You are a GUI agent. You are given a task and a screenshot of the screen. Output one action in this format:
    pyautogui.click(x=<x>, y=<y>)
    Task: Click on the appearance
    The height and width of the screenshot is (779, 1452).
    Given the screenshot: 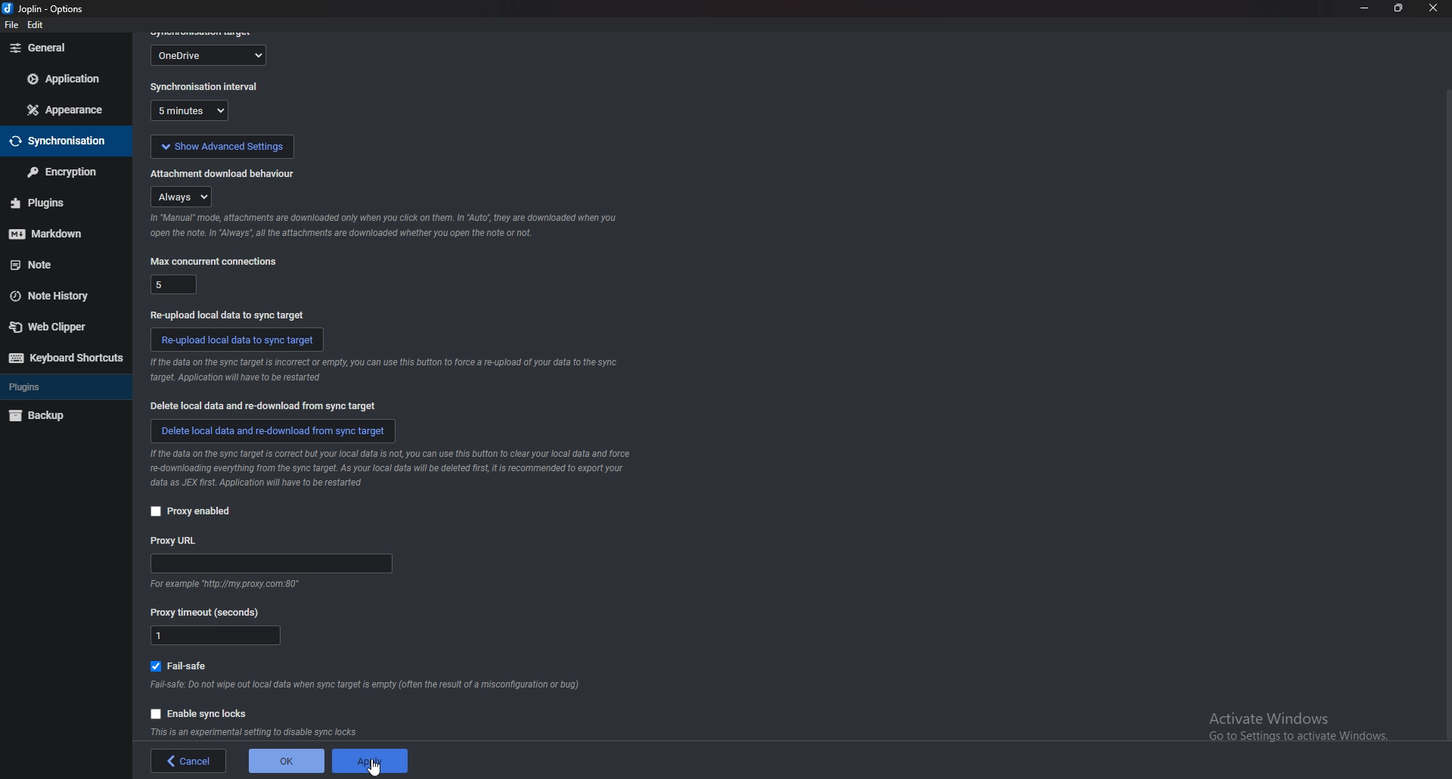 What is the action you would take?
    pyautogui.click(x=67, y=108)
    